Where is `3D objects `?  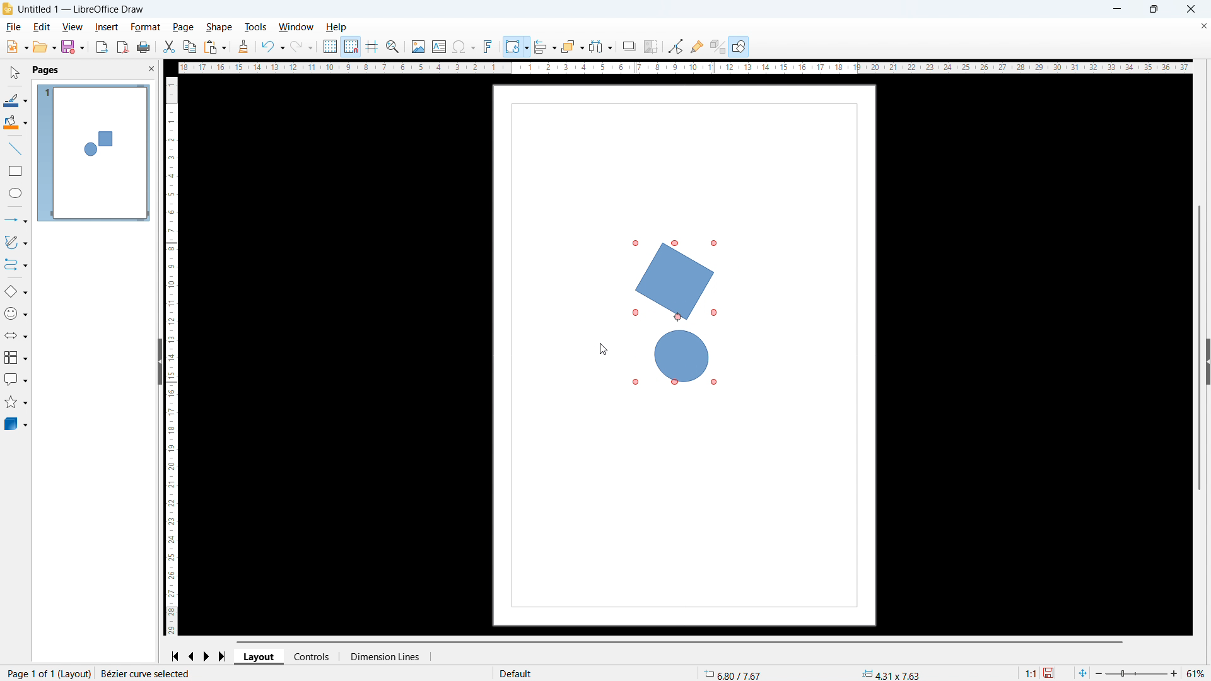 3D objects  is located at coordinates (16, 424).